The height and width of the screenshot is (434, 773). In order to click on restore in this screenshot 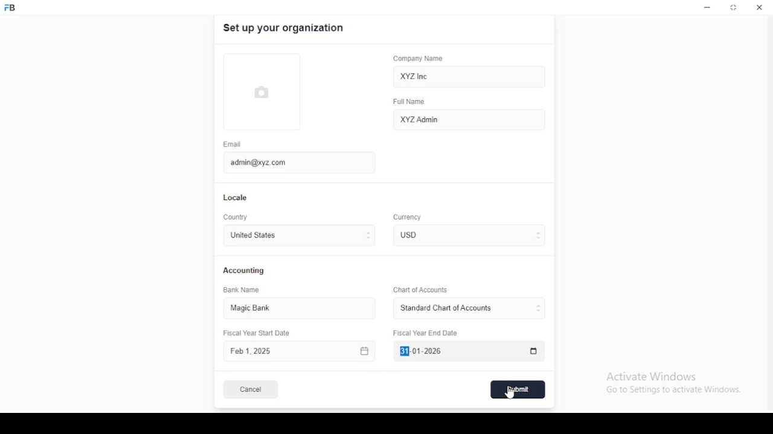, I will do `click(734, 8)`.